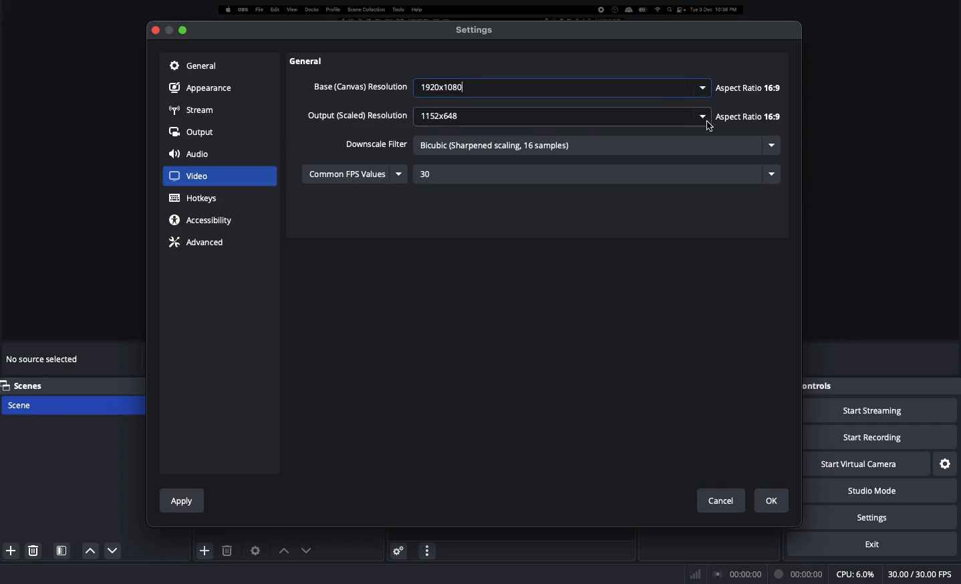  I want to click on Audio, so click(192, 155).